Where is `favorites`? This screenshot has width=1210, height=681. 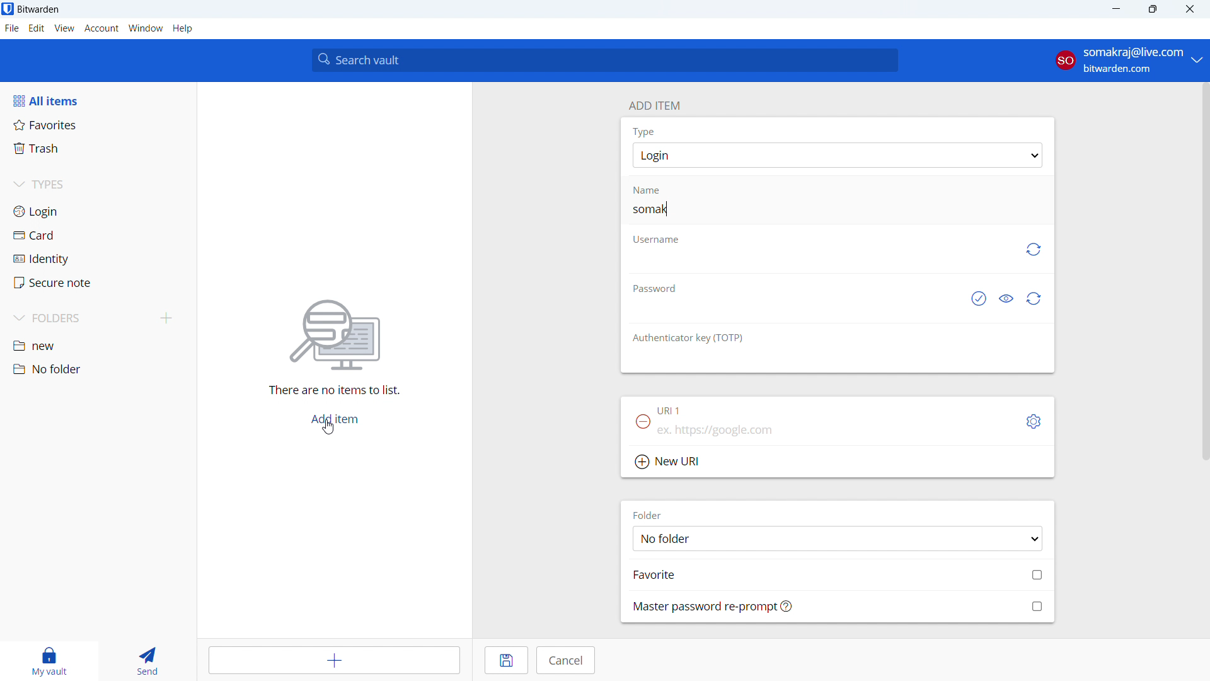
favorites is located at coordinates (98, 124).